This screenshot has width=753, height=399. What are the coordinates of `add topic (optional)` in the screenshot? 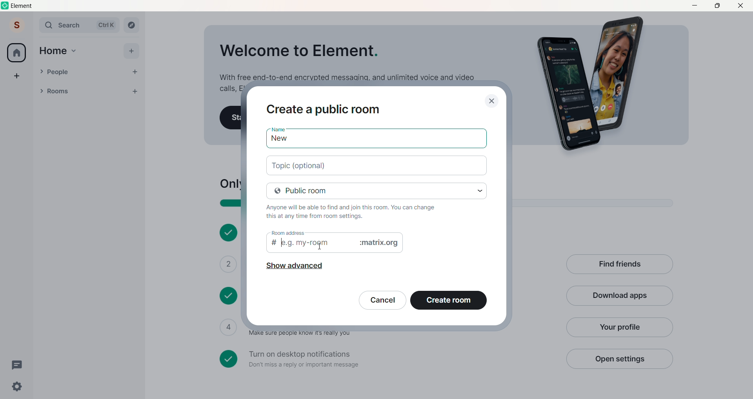 It's located at (377, 164).